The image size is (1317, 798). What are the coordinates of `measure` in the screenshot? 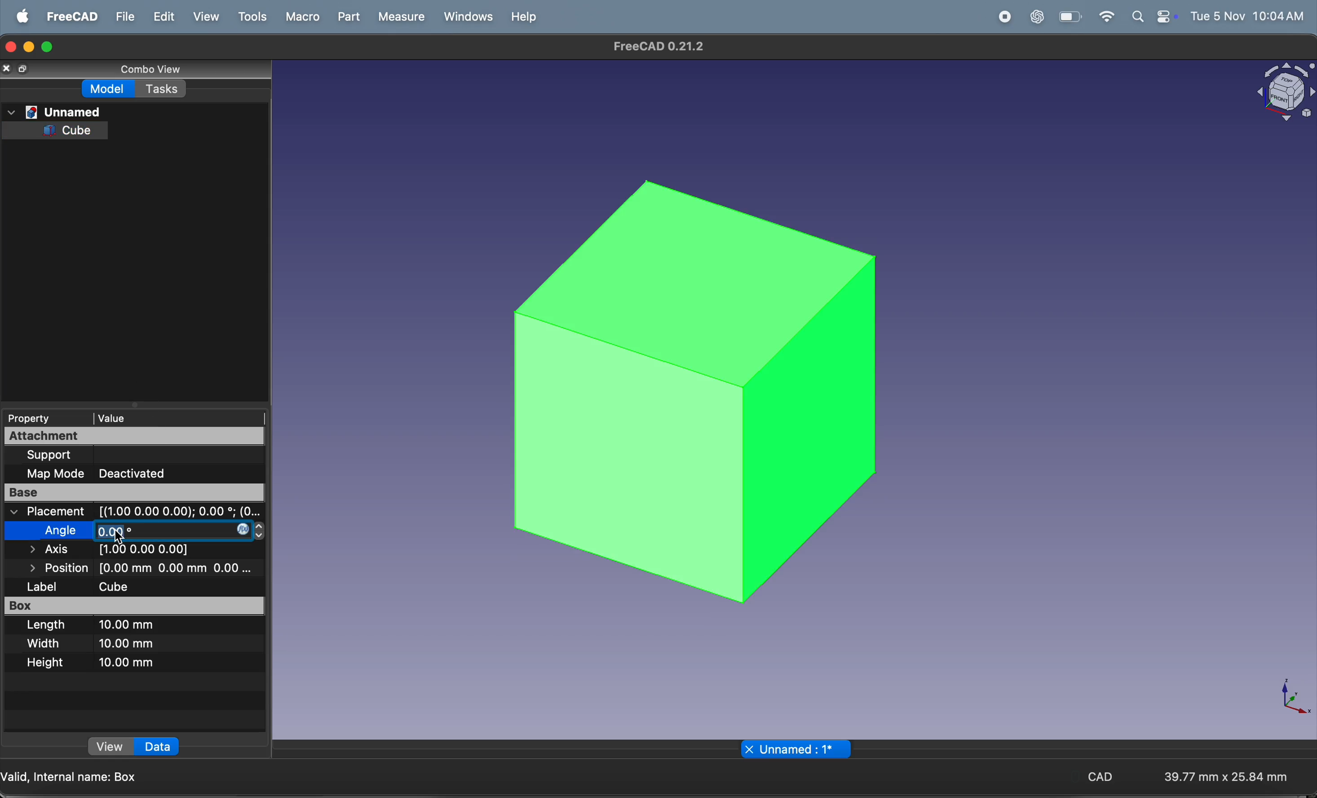 It's located at (404, 17).